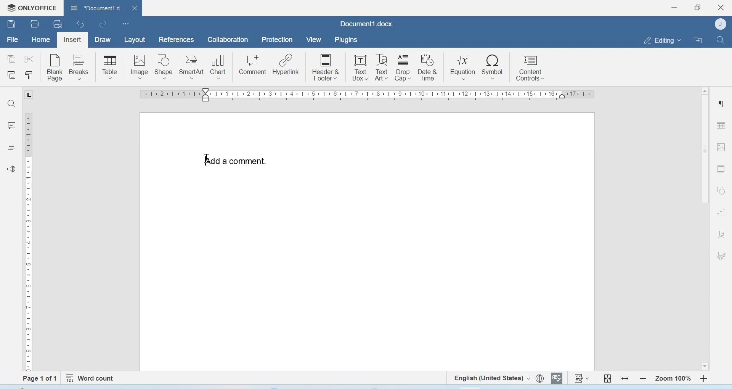  I want to click on Plugins, so click(345, 40).